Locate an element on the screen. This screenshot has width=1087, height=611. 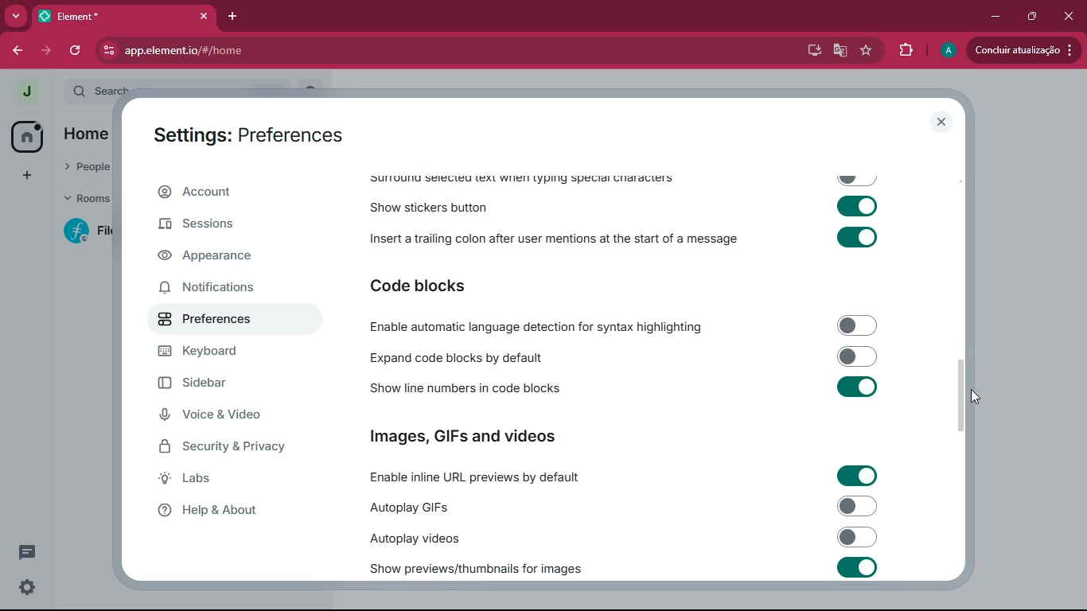
Autoplay GIFs is located at coordinates (623, 507).